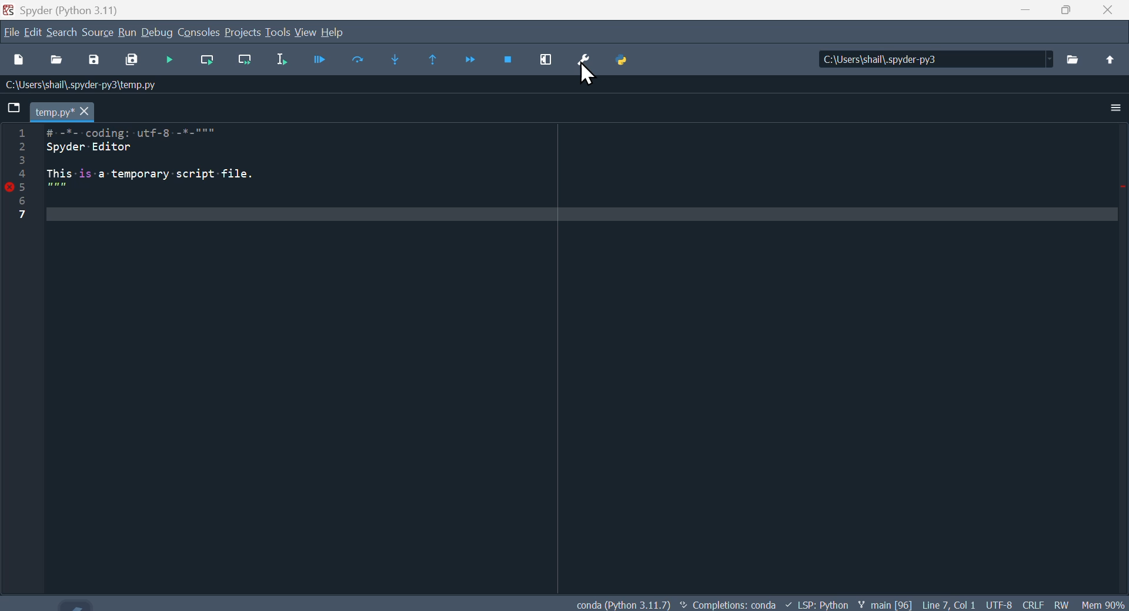 The height and width of the screenshot is (611, 1129). I want to click on C:\Users\shail\.spyder-py3, so click(923, 60).